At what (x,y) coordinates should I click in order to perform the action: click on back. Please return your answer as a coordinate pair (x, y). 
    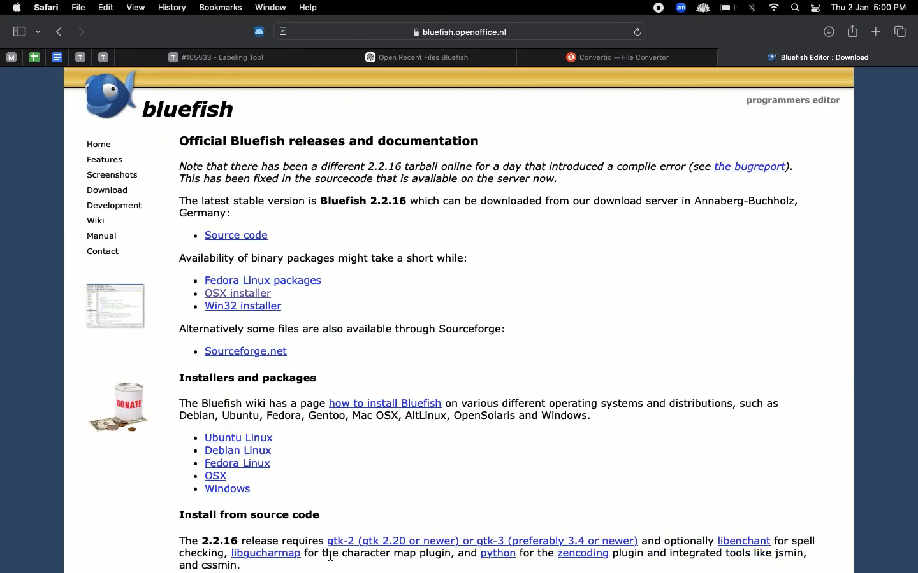
    Looking at the image, I should click on (60, 31).